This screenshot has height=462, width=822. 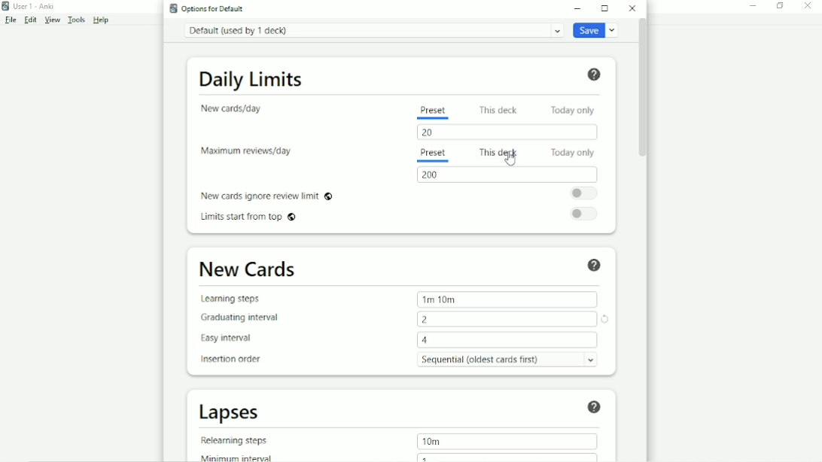 What do you see at coordinates (598, 31) in the screenshot?
I see `Save` at bounding box center [598, 31].